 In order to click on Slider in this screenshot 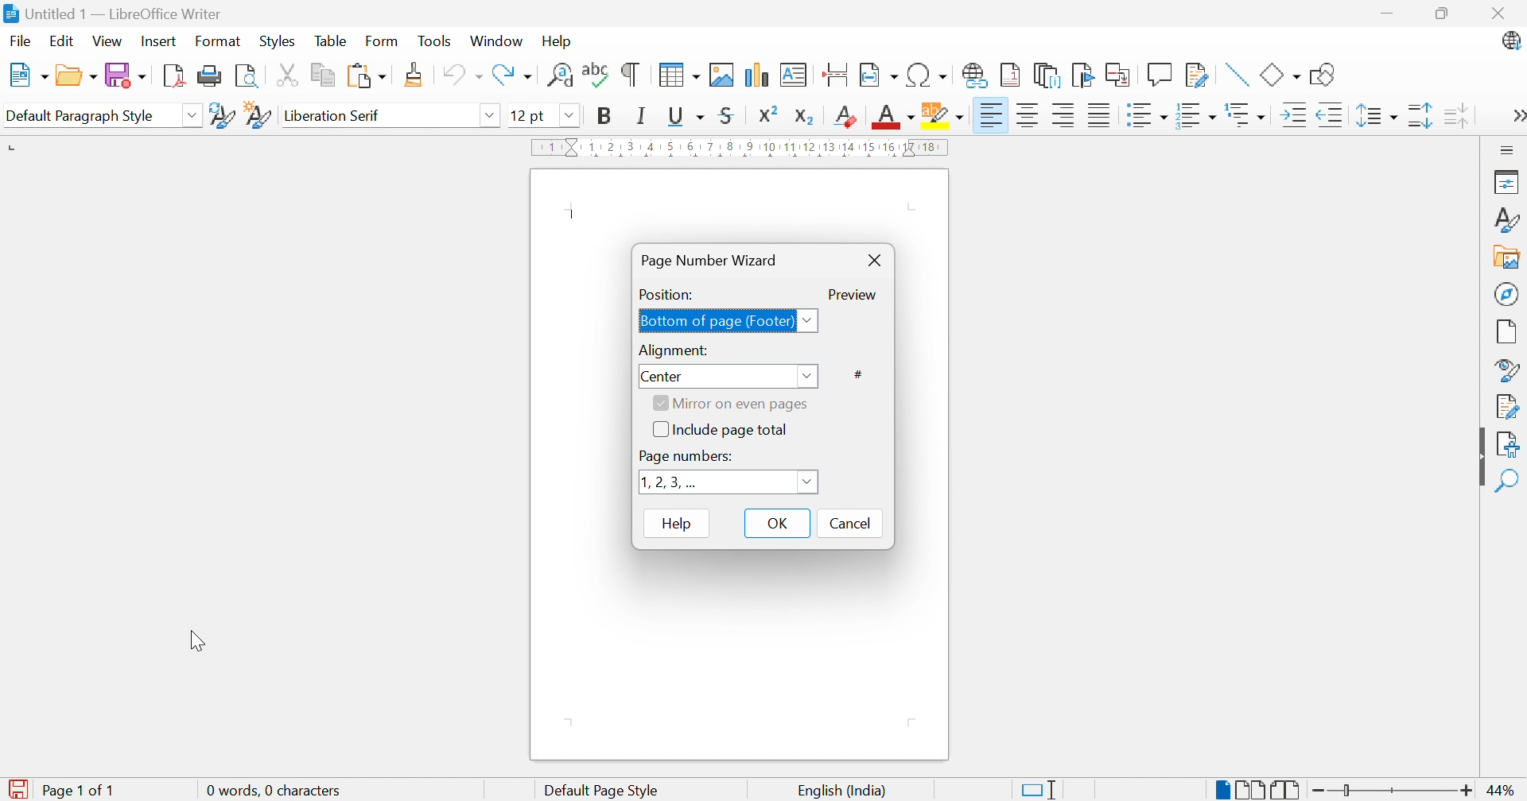, I will do `click(1349, 791)`.